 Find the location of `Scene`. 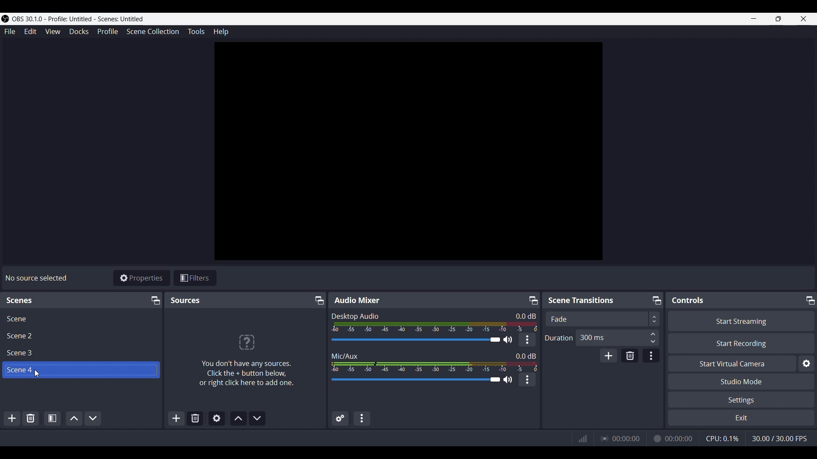

Scene is located at coordinates (17, 319).